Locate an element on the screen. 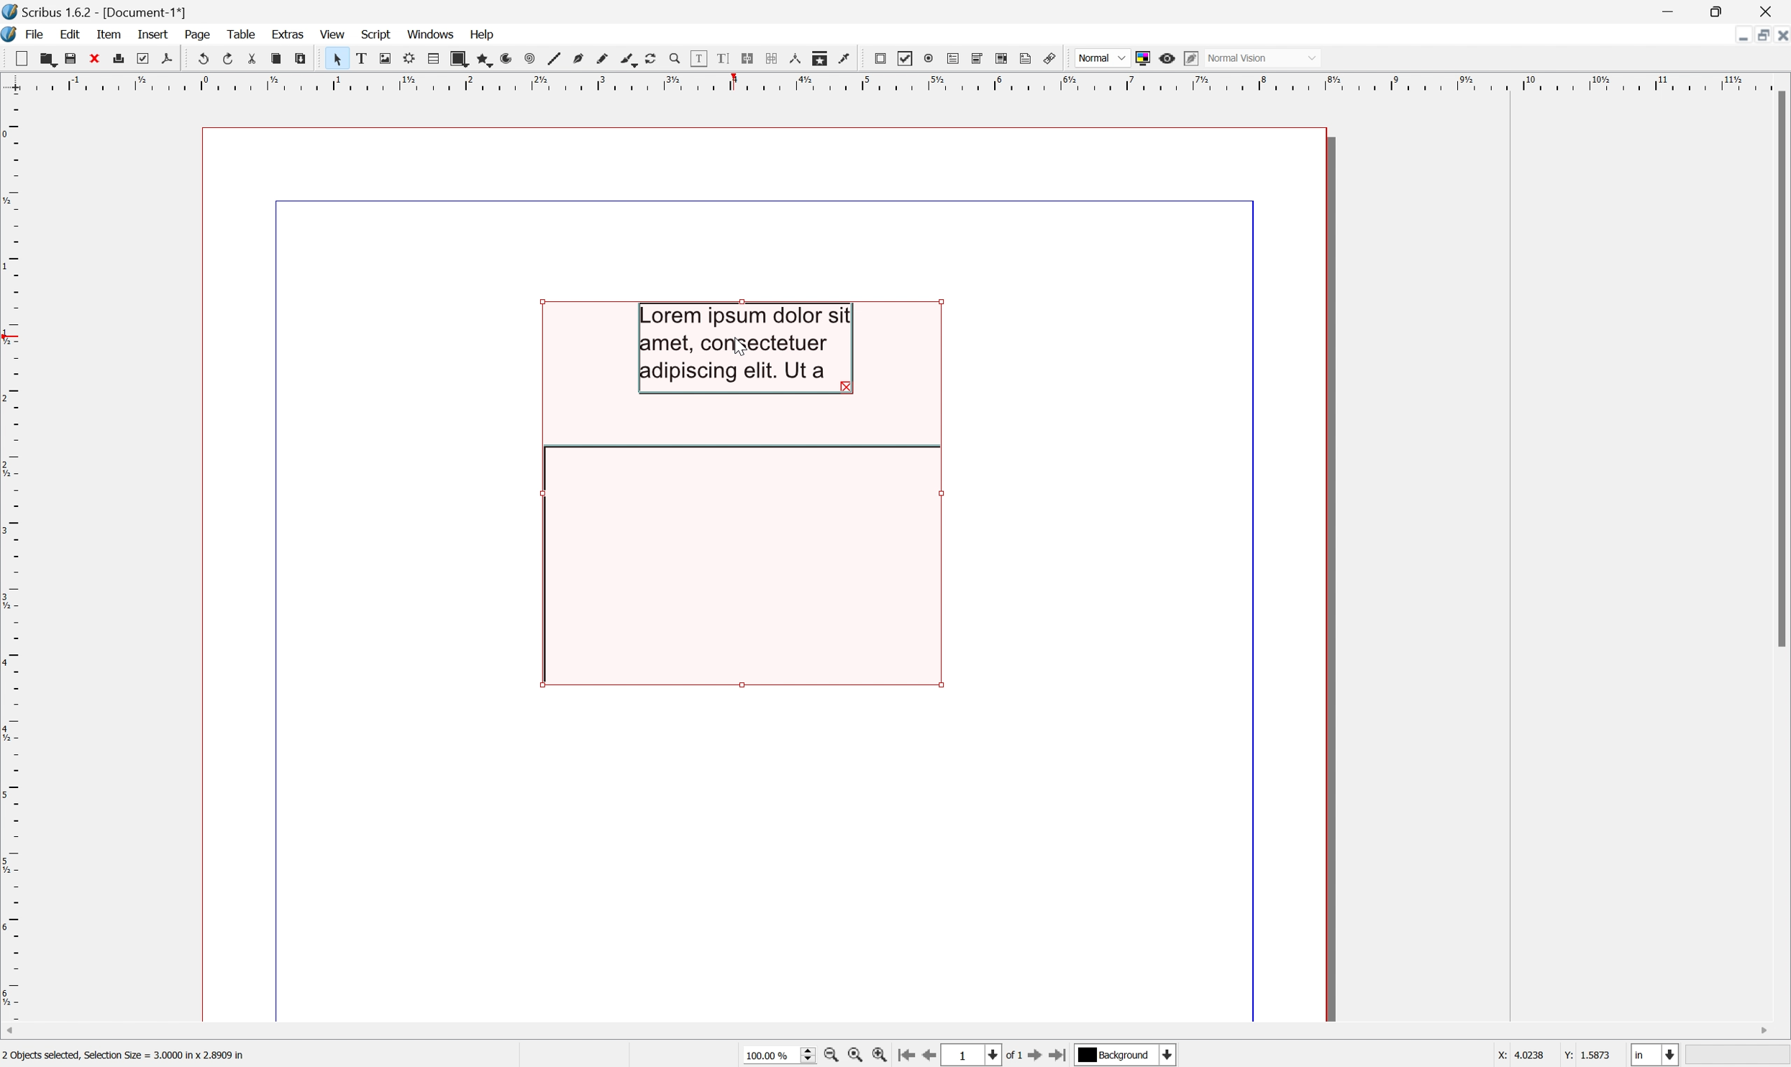 The image size is (1791, 1067). Table is located at coordinates (433, 58).